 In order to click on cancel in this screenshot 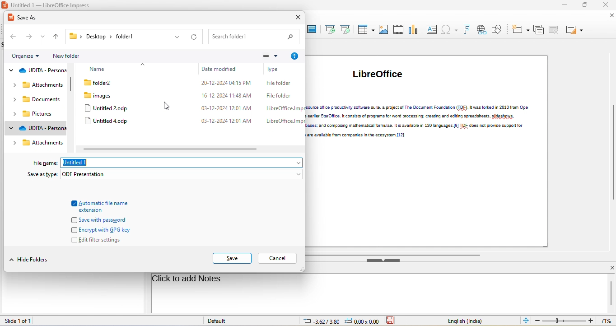, I will do `click(278, 258)`.